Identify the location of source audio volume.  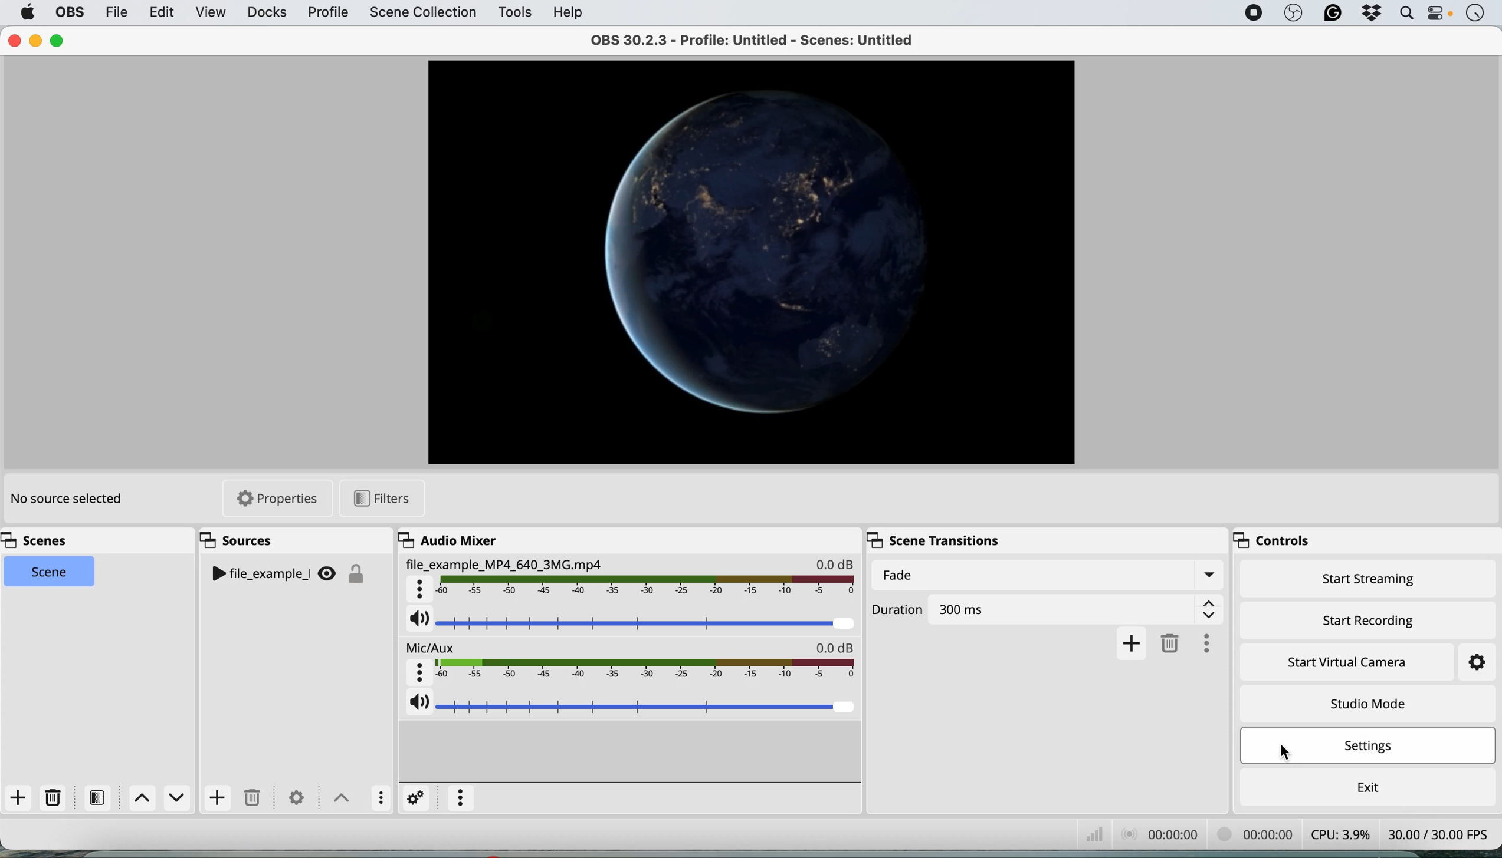
(631, 623).